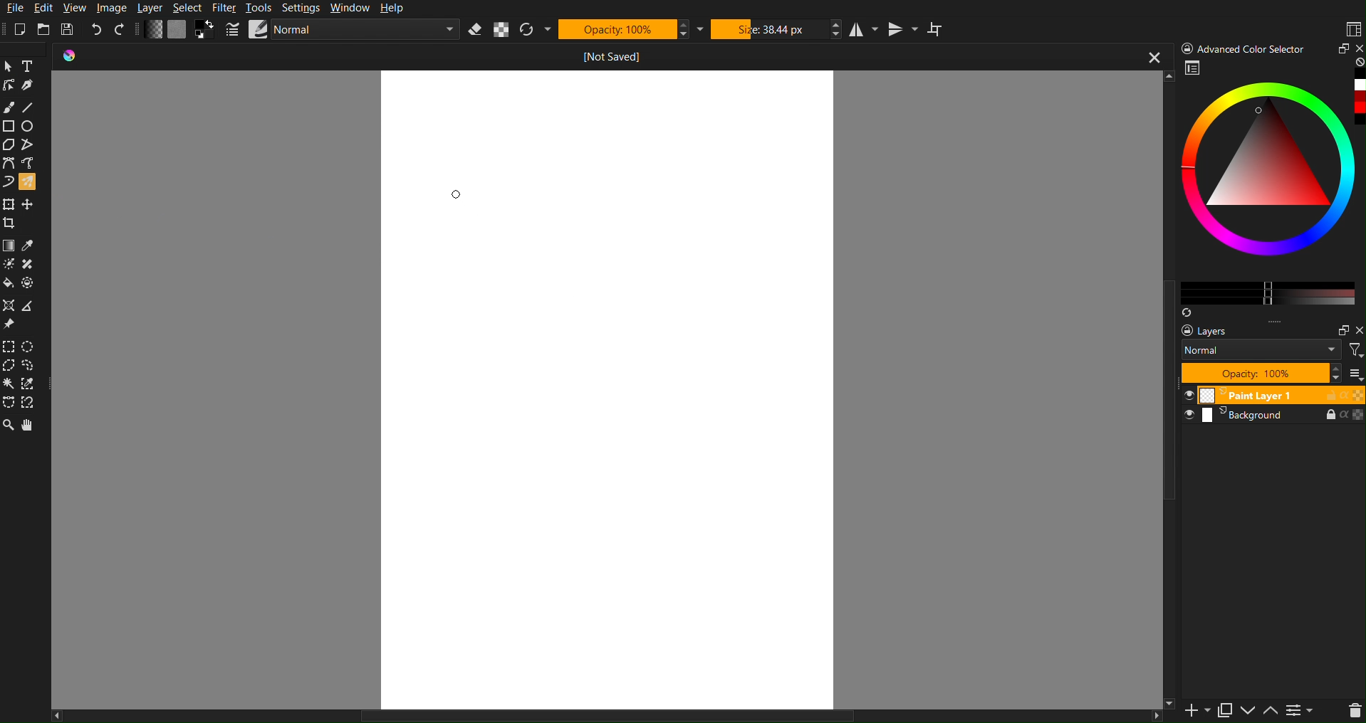 Image resolution: width=1366 pixels, height=723 pixels. I want to click on workspace, so click(1194, 70).